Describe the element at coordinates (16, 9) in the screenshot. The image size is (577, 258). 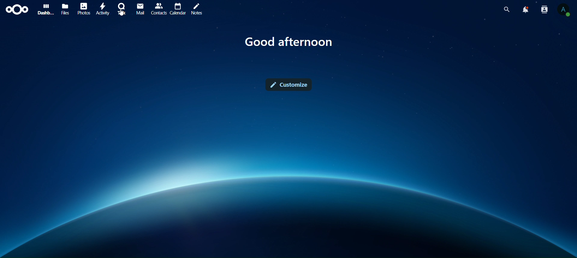
I see `icon` at that location.